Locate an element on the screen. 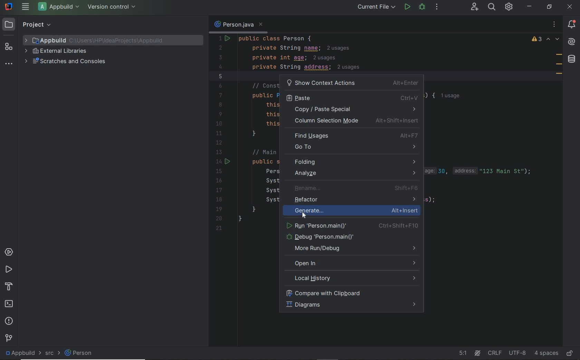 This screenshot has width=580, height=360. external libraries is located at coordinates (56, 51).